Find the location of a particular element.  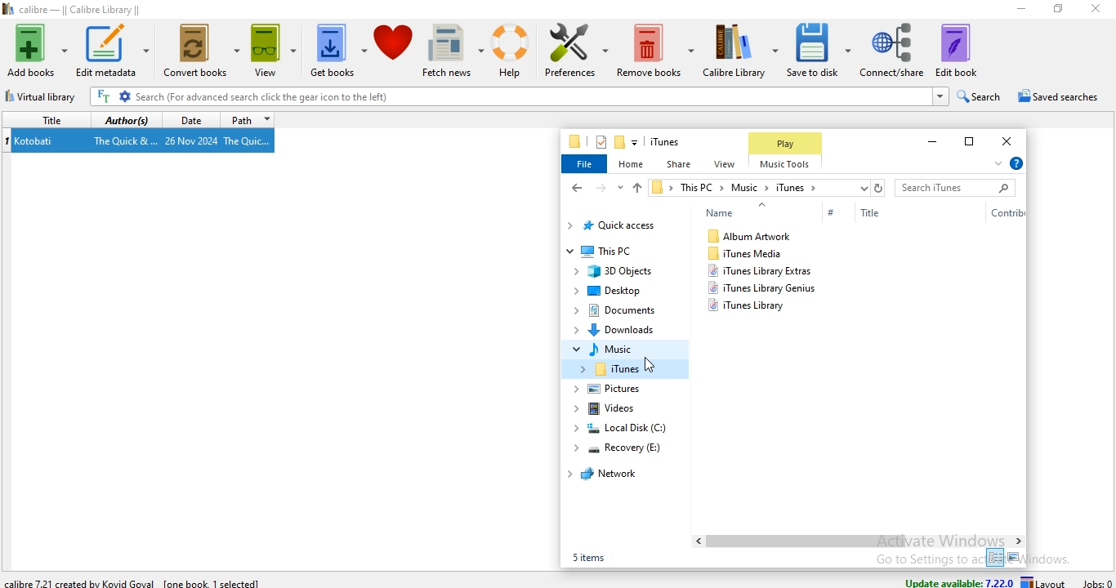

view is located at coordinates (727, 164).